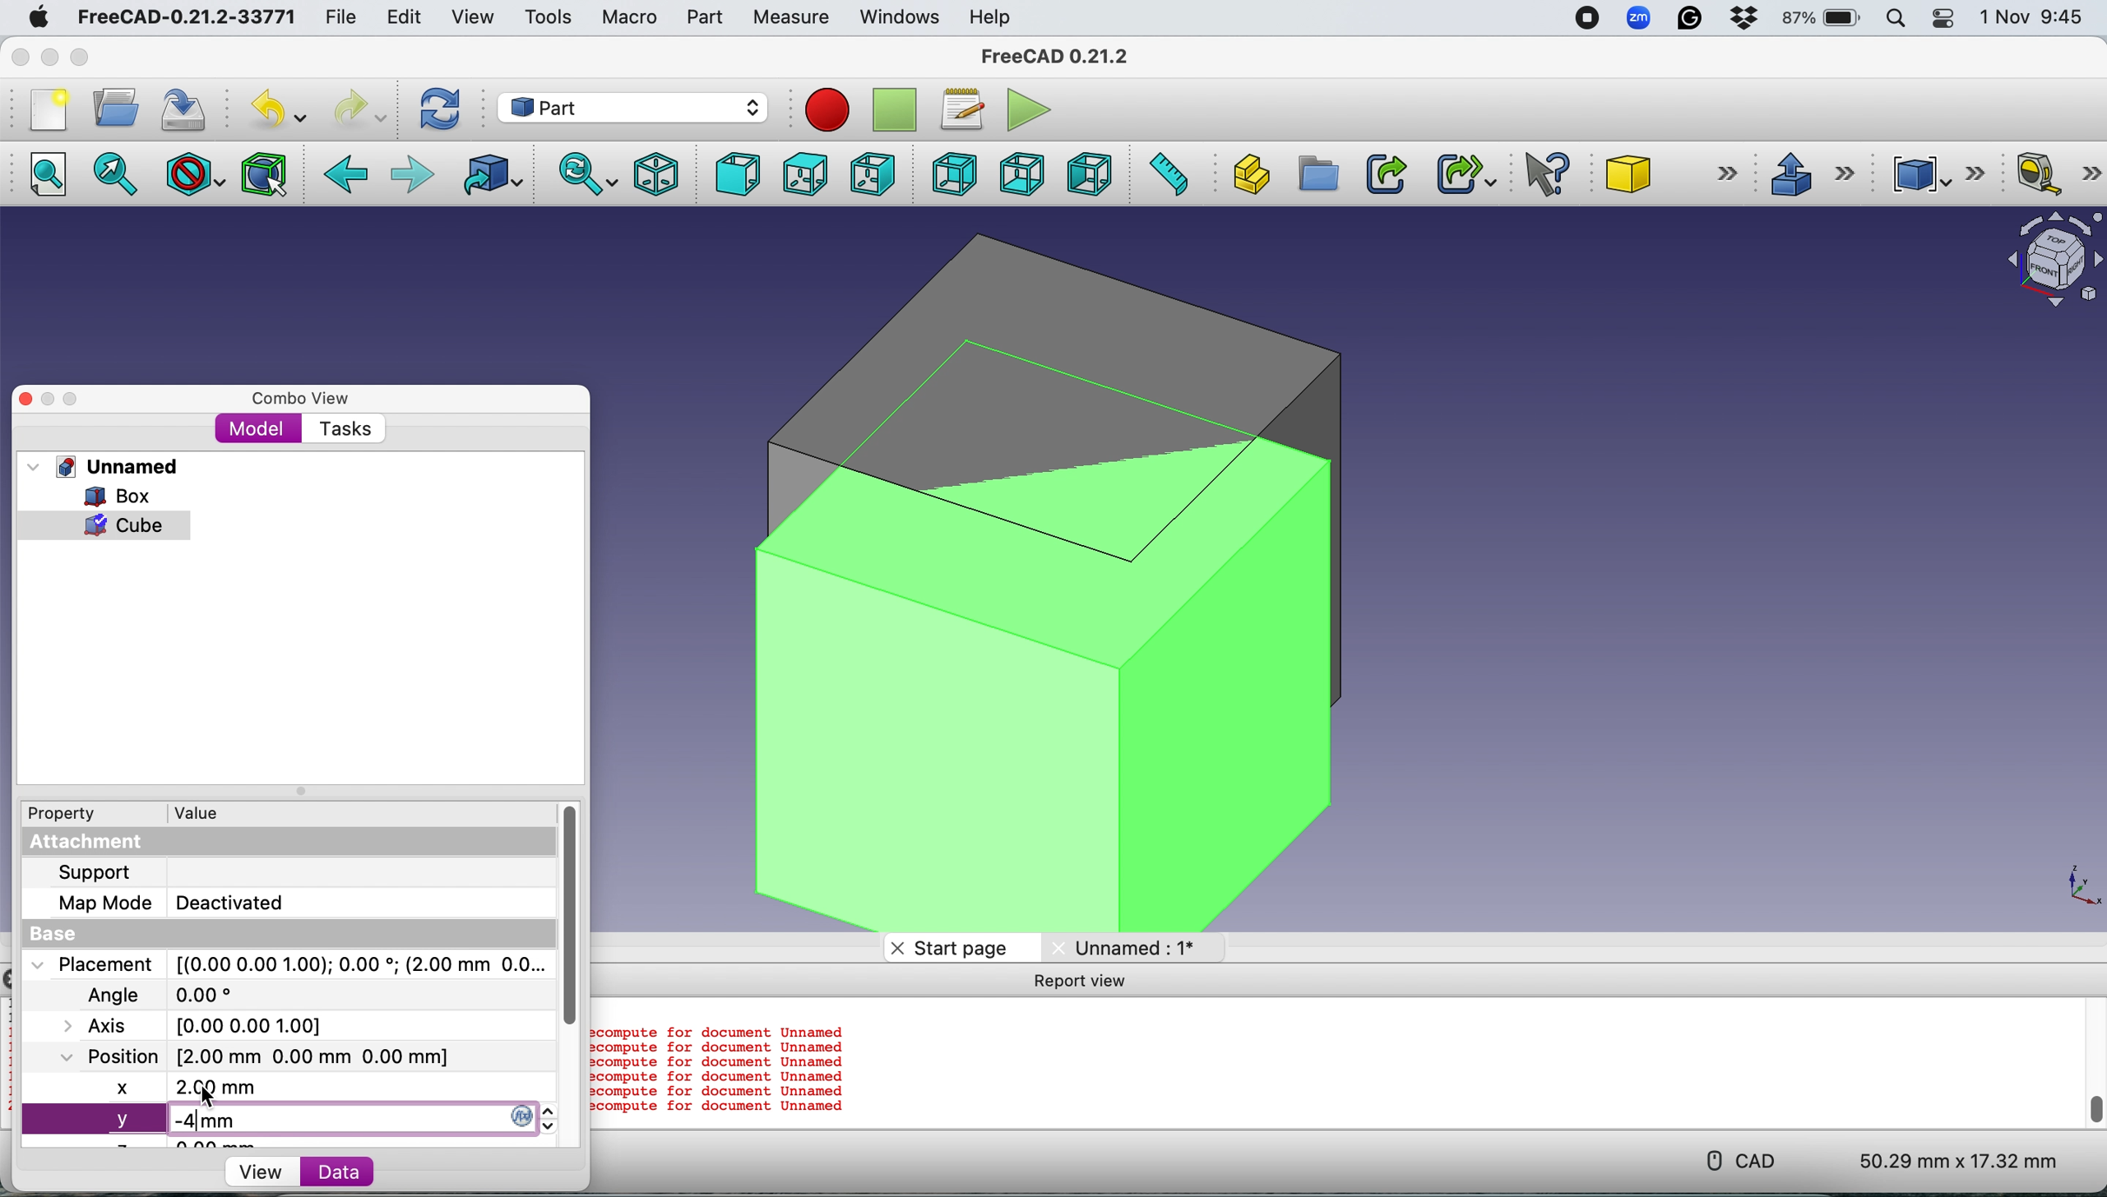 The width and height of the screenshot is (2107, 1197). I want to click on compute for document Unnamed, so click(721, 1069).